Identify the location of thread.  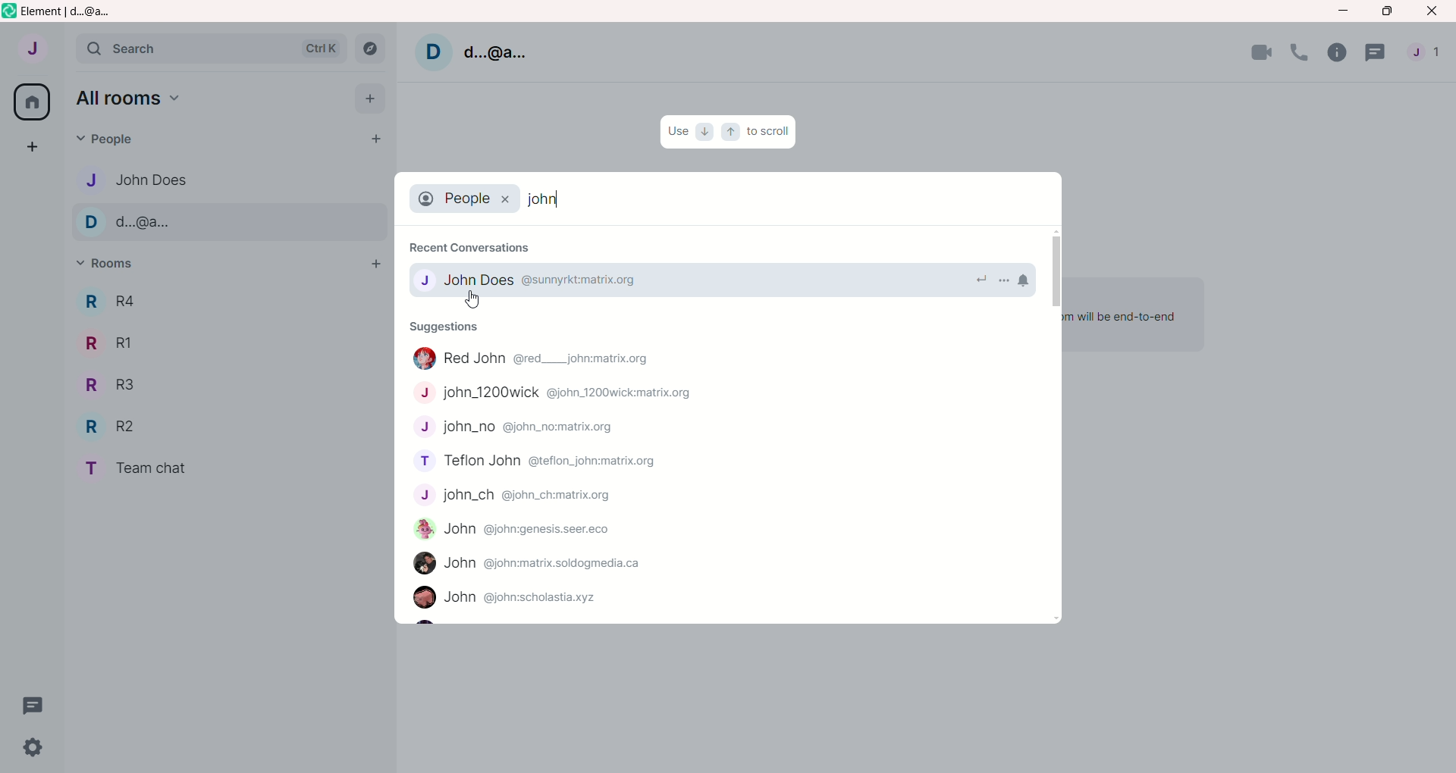
(34, 706).